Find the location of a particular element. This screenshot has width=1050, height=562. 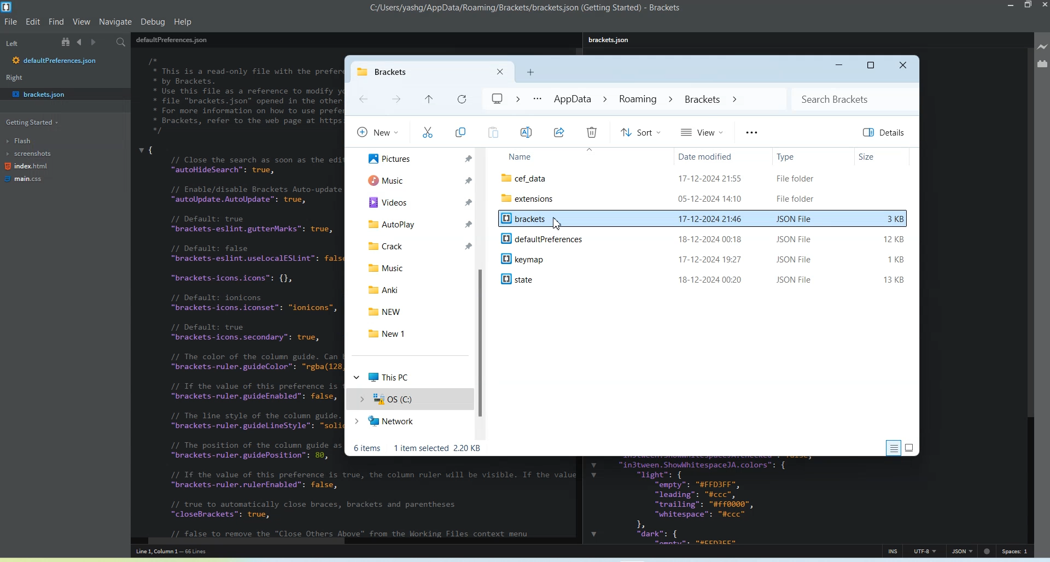

Find in files is located at coordinates (123, 43).